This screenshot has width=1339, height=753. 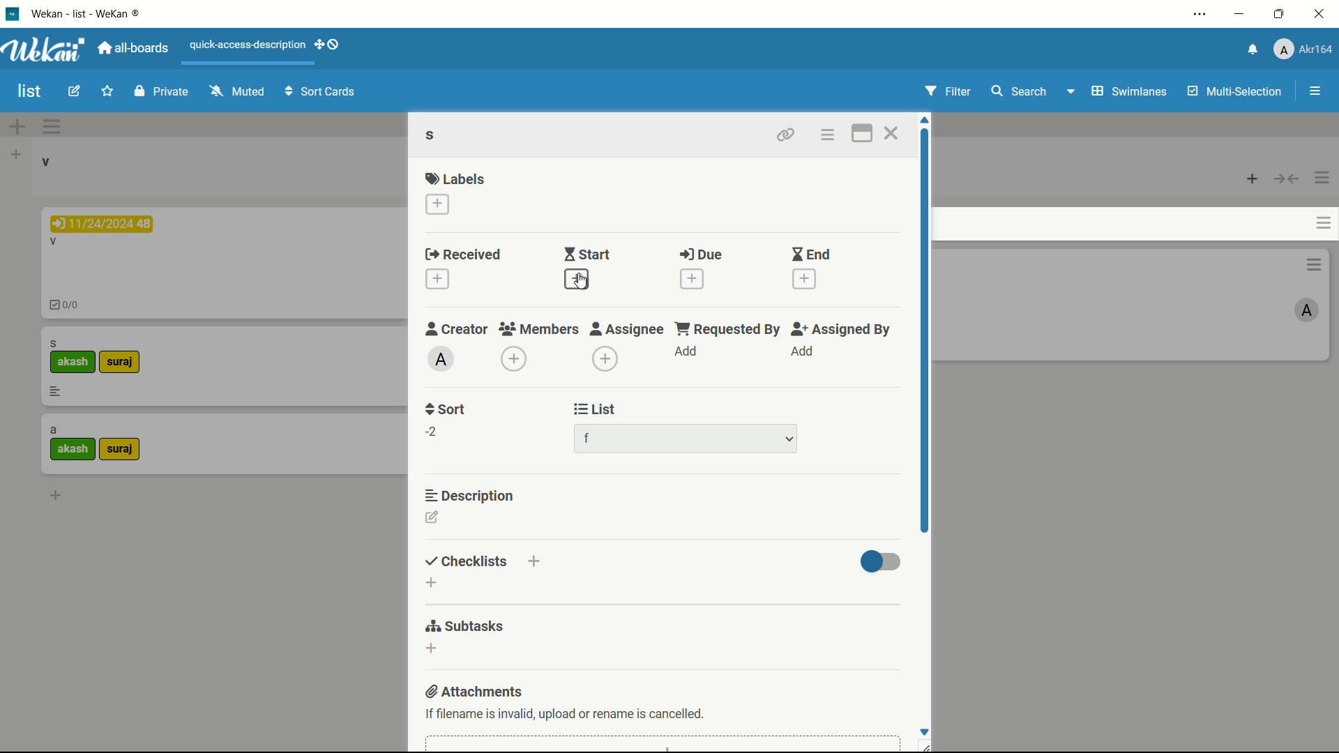 I want to click on add subtasks, so click(x=430, y=647).